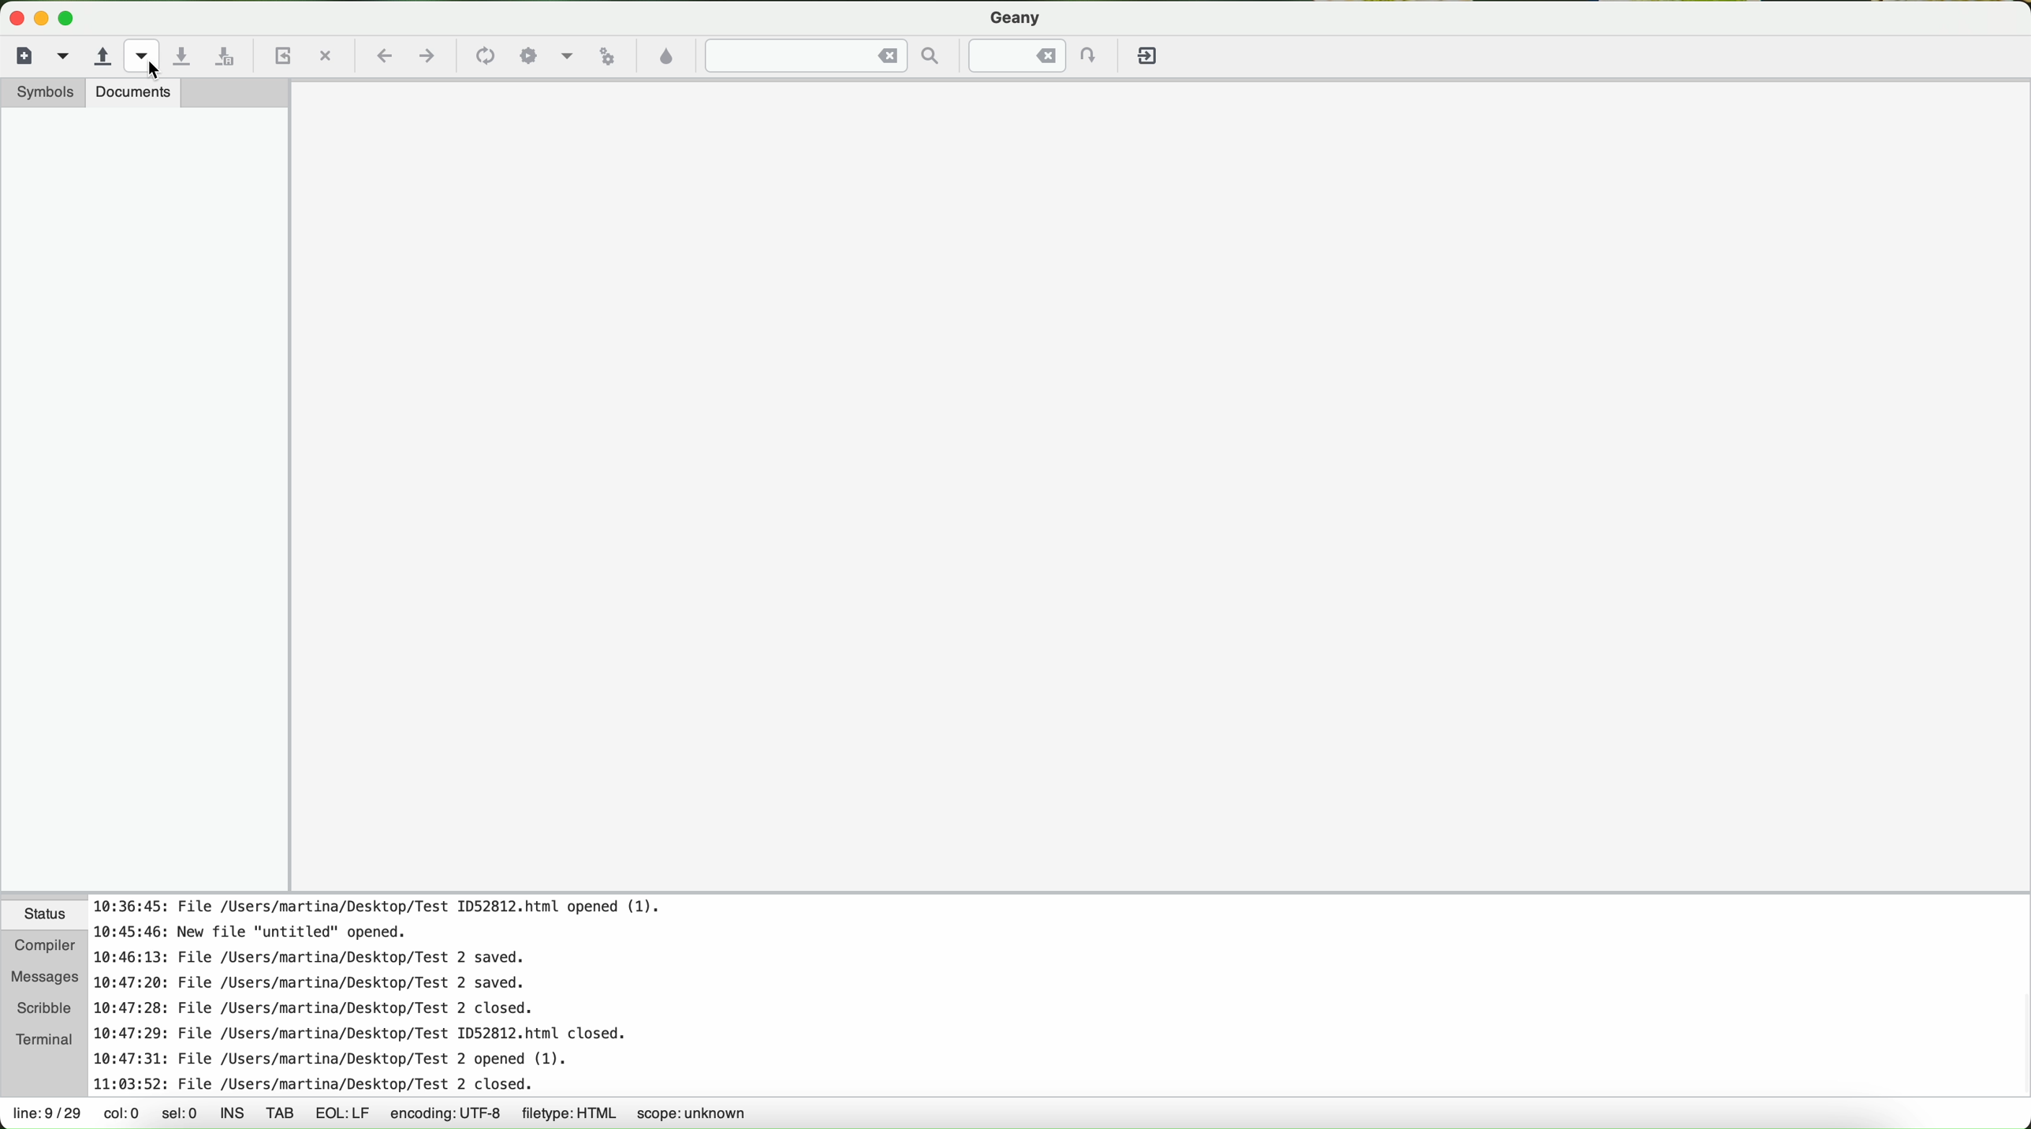 The width and height of the screenshot is (2031, 1129). Describe the element at coordinates (67, 58) in the screenshot. I see `create a new file from a template` at that location.